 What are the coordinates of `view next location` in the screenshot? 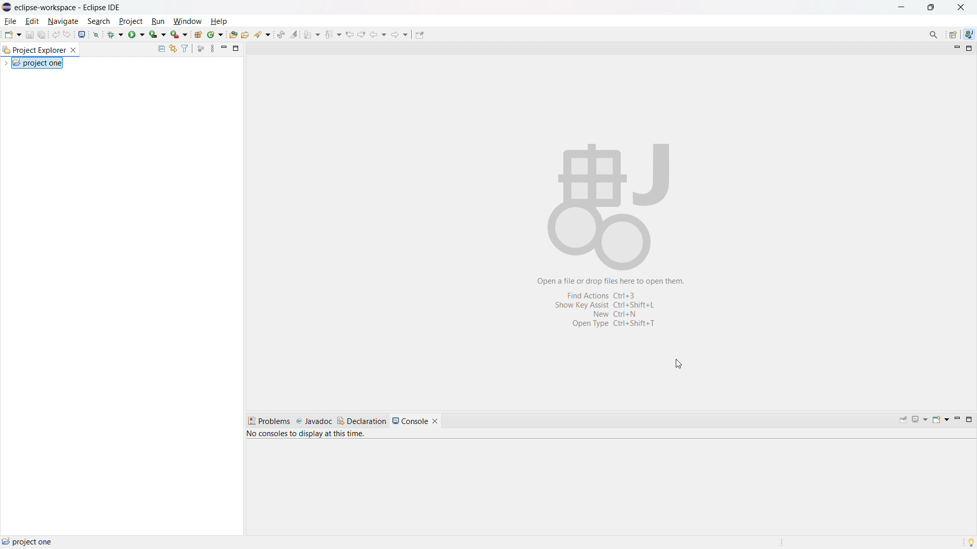 It's located at (361, 33).